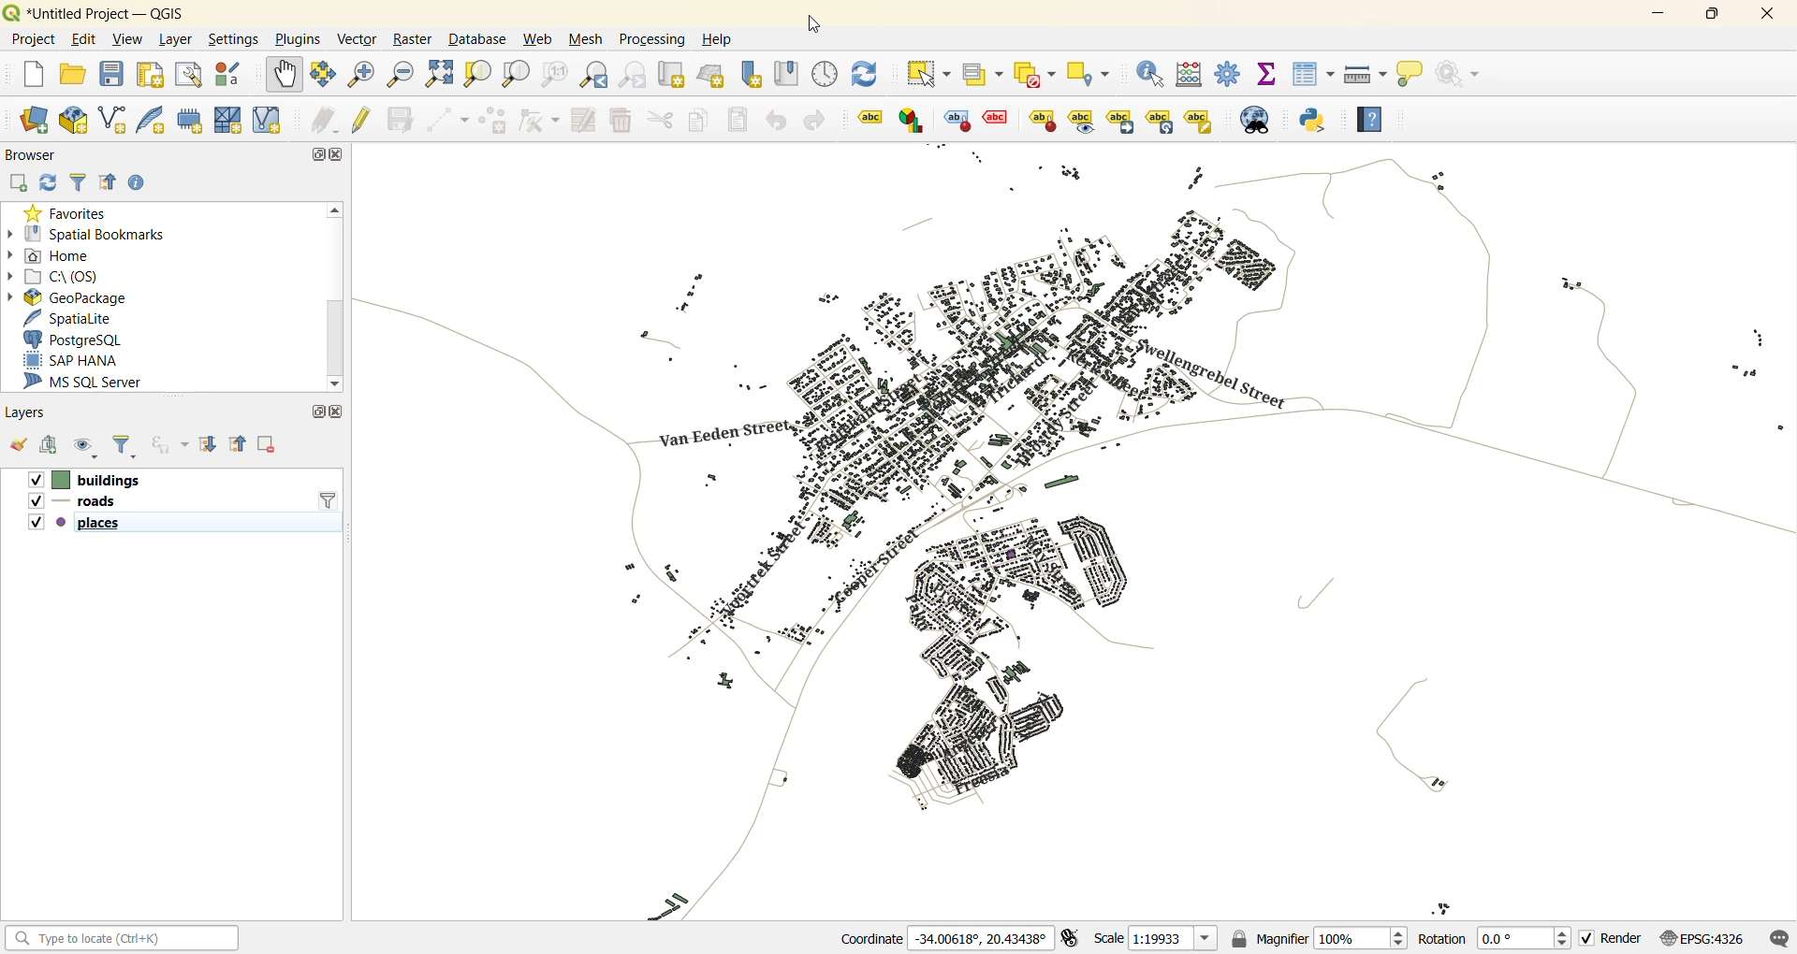 The image size is (1797, 954). What do you see at coordinates (73, 118) in the screenshot?
I see `new geopackage` at bounding box center [73, 118].